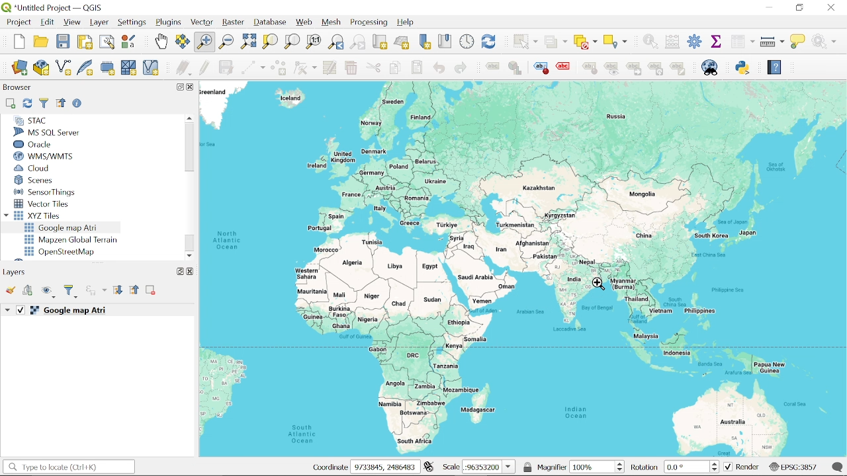 This screenshot has height=476, width=847. I want to click on Minimize, so click(767, 7).